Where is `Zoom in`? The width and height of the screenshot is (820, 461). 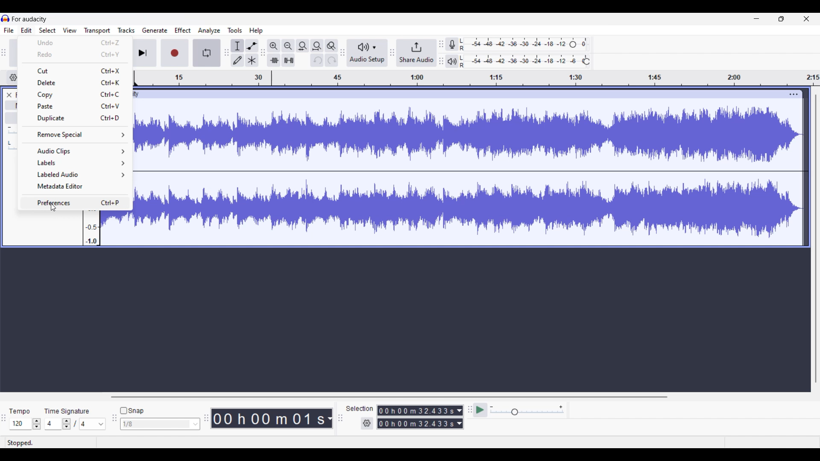
Zoom in is located at coordinates (274, 46).